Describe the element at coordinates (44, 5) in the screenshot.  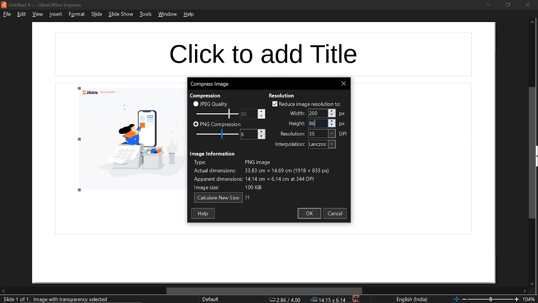
I see `current window` at that location.